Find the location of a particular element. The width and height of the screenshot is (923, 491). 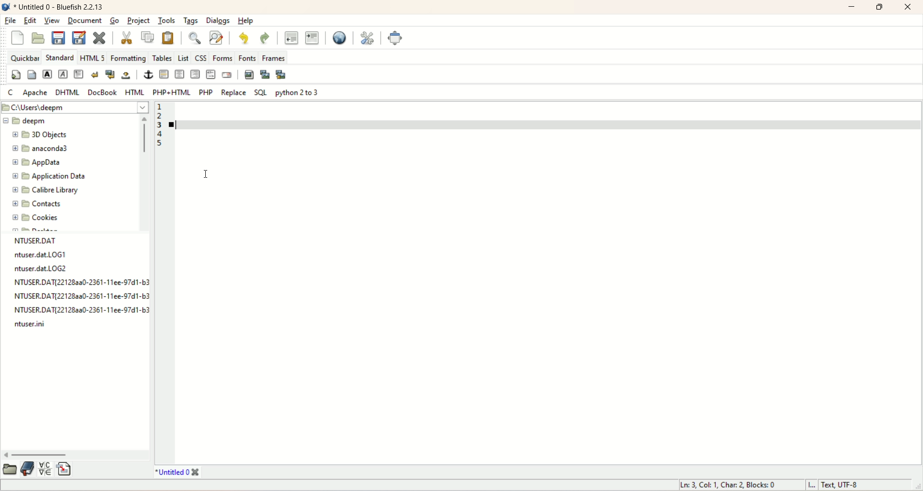

3D OBJECTS is located at coordinates (43, 134).